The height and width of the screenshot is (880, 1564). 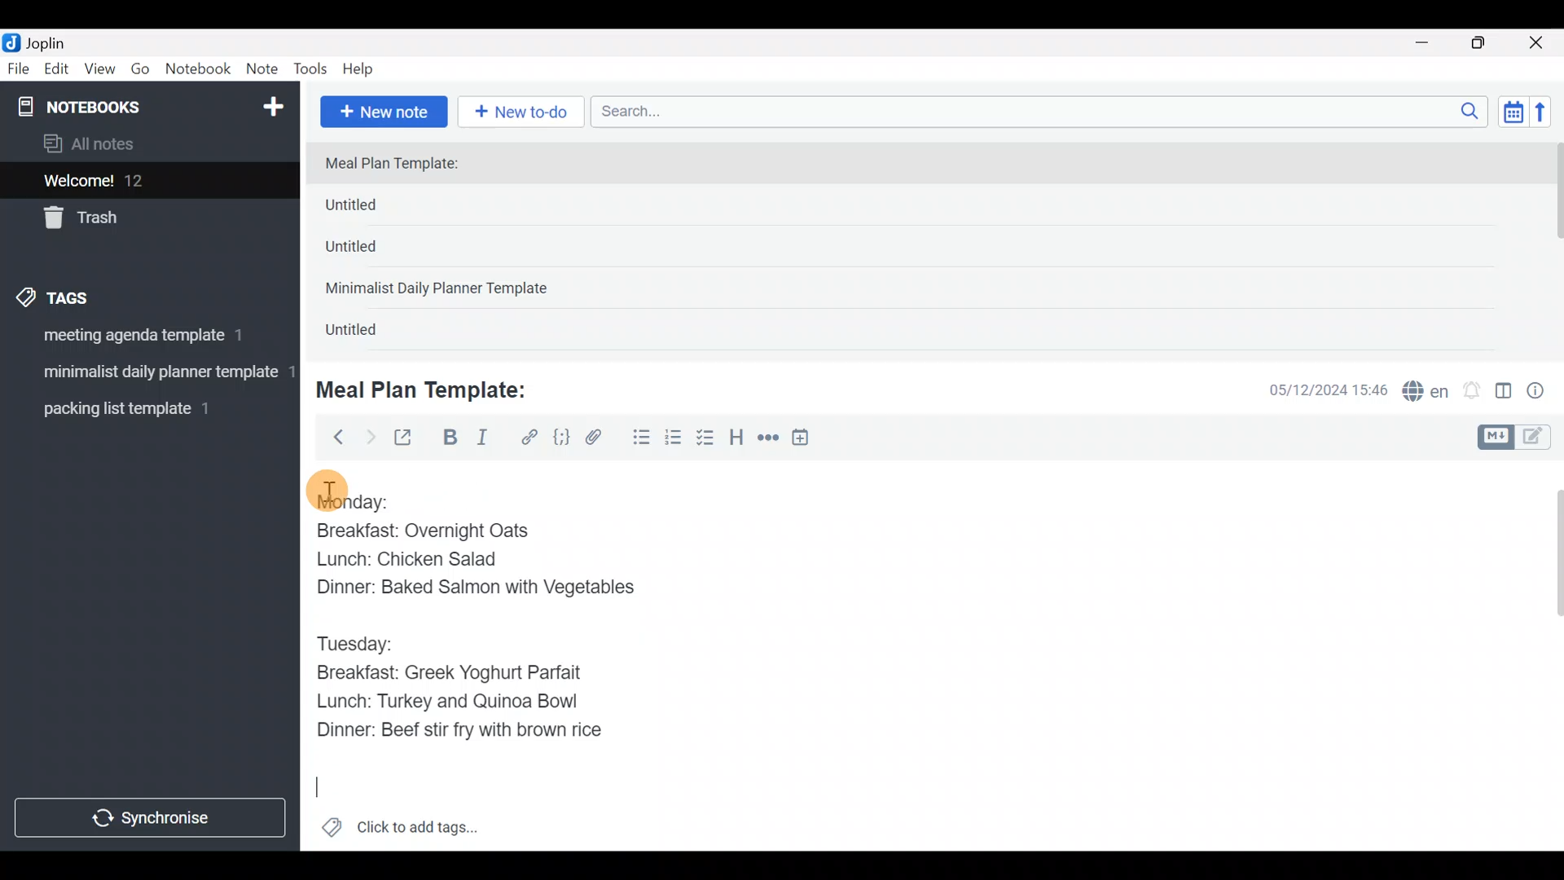 I want to click on Tag 1, so click(x=145, y=340).